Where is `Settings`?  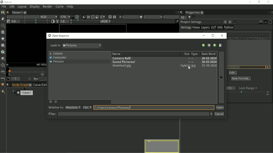 Settings is located at coordinates (186, 28).